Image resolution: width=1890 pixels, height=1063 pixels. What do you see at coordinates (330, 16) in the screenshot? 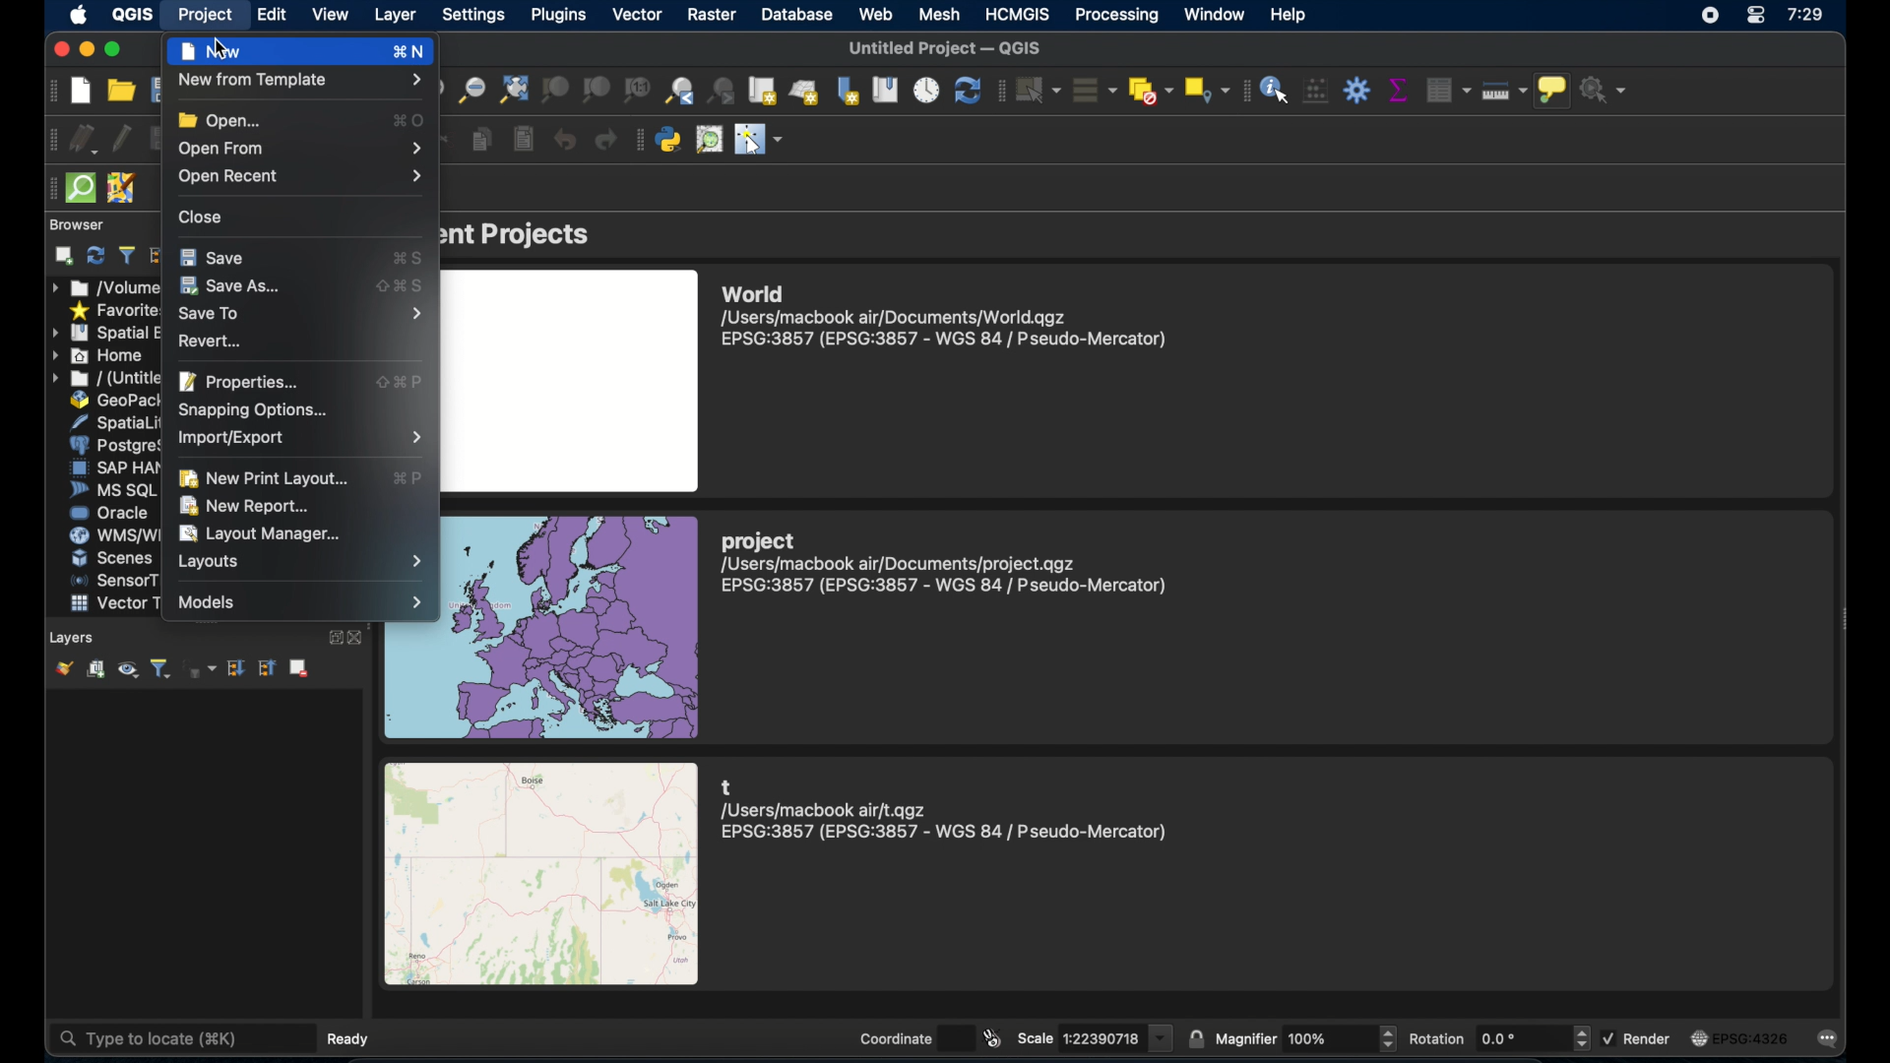
I see `view` at bounding box center [330, 16].